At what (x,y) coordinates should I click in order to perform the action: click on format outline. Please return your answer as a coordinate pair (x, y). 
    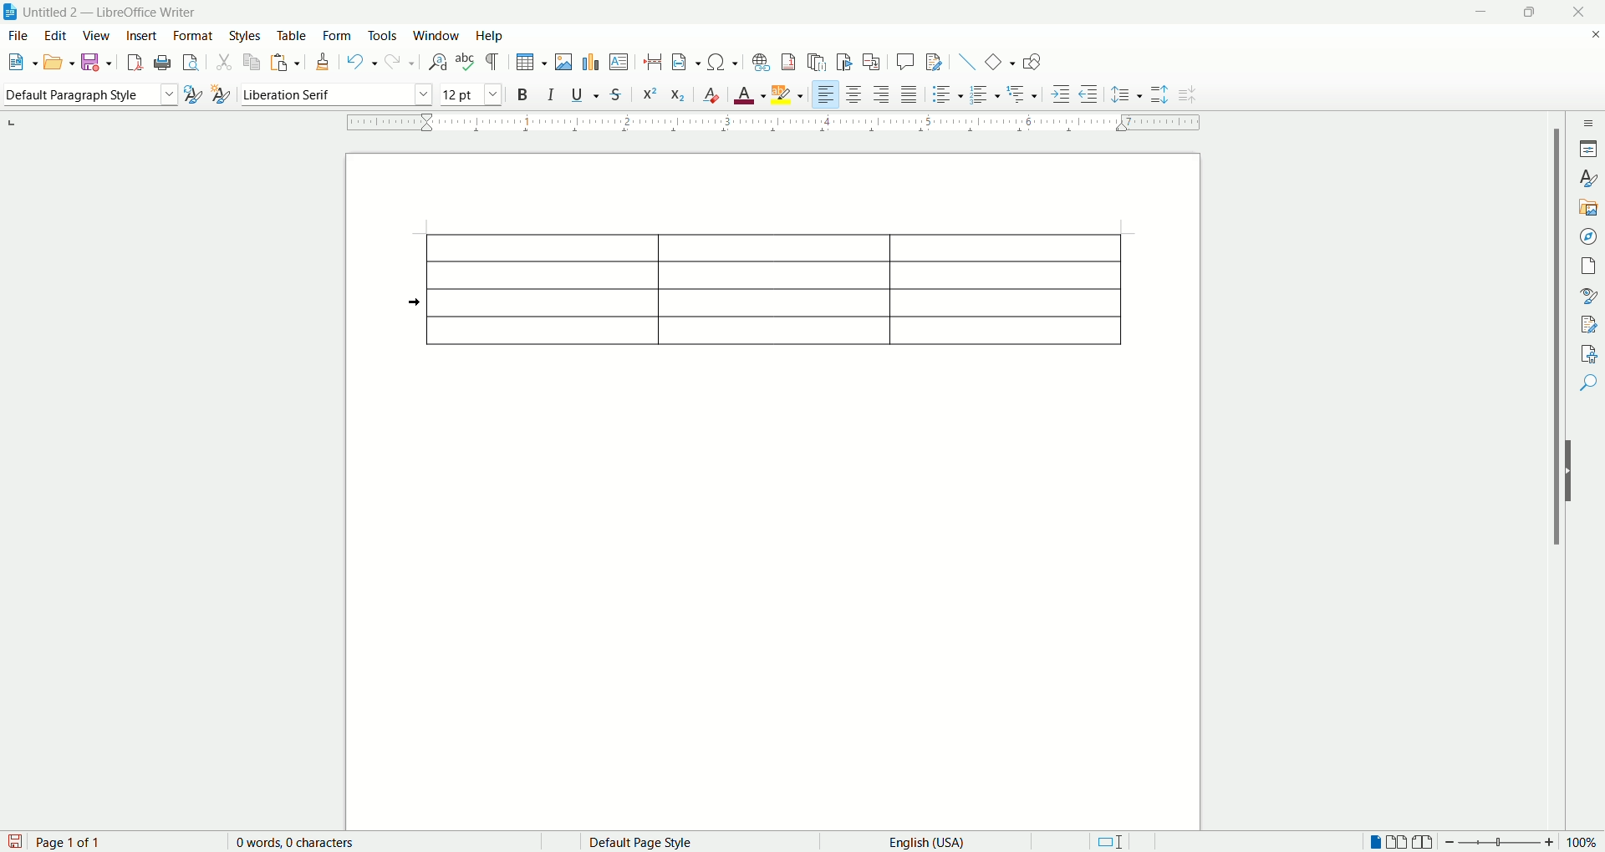
    Looking at the image, I should click on (1022, 94).